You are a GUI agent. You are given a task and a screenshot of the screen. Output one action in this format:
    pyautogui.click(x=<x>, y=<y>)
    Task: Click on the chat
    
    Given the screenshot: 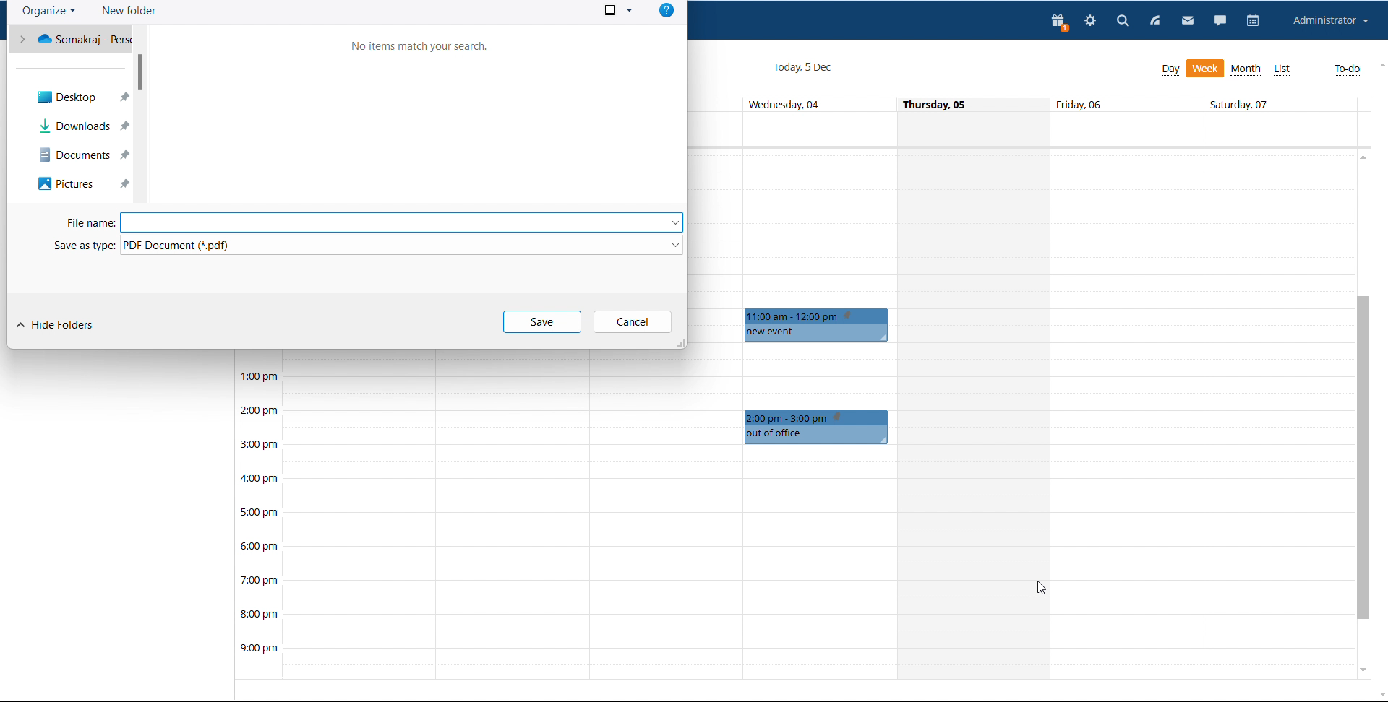 What is the action you would take?
    pyautogui.click(x=1220, y=22)
    